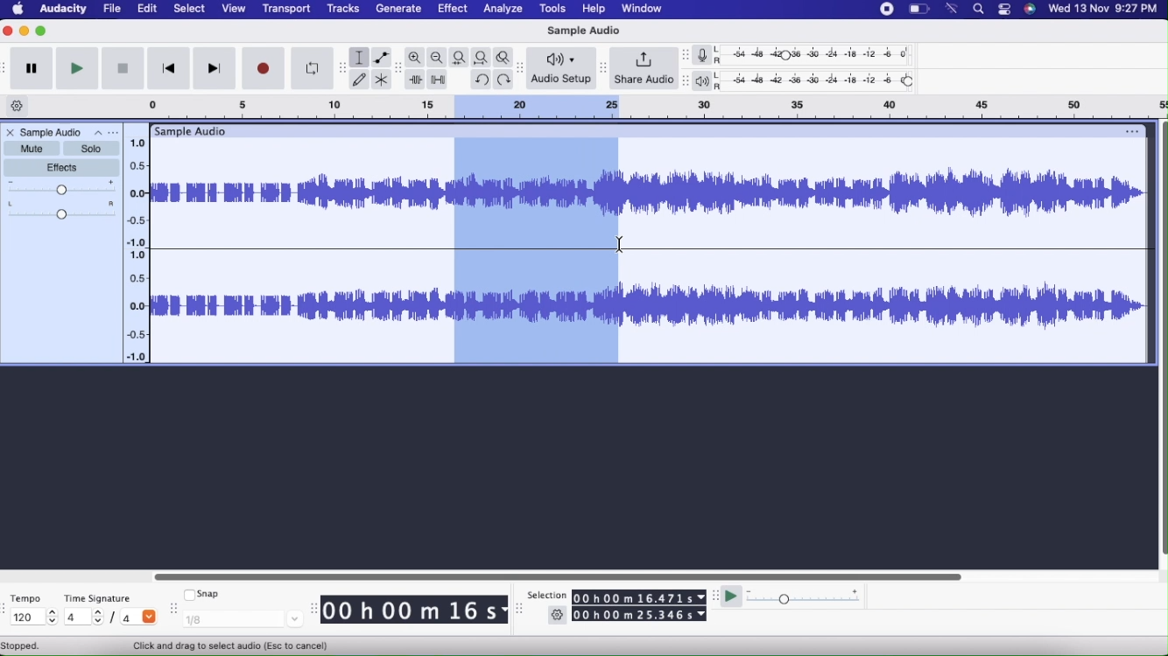 The image size is (1168, 656). I want to click on Solo, so click(91, 149).